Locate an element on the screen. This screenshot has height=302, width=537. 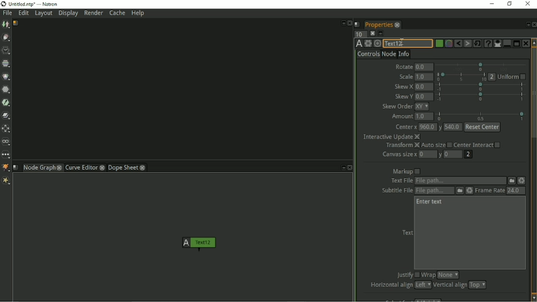
selection bar is located at coordinates (461, 77).